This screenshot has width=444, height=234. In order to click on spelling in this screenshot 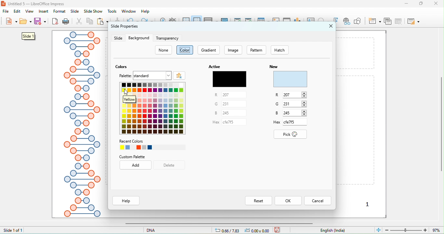, I will do `click(174, 22)`.